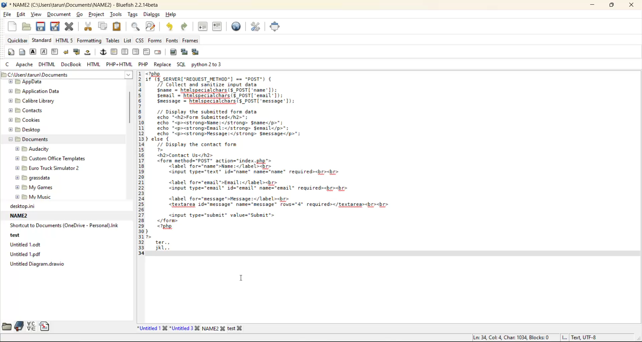  What do you see at coordinates (26, 246) in the screenshot?
I see `Untitled 1.odt` at bounding box center [26, 246].